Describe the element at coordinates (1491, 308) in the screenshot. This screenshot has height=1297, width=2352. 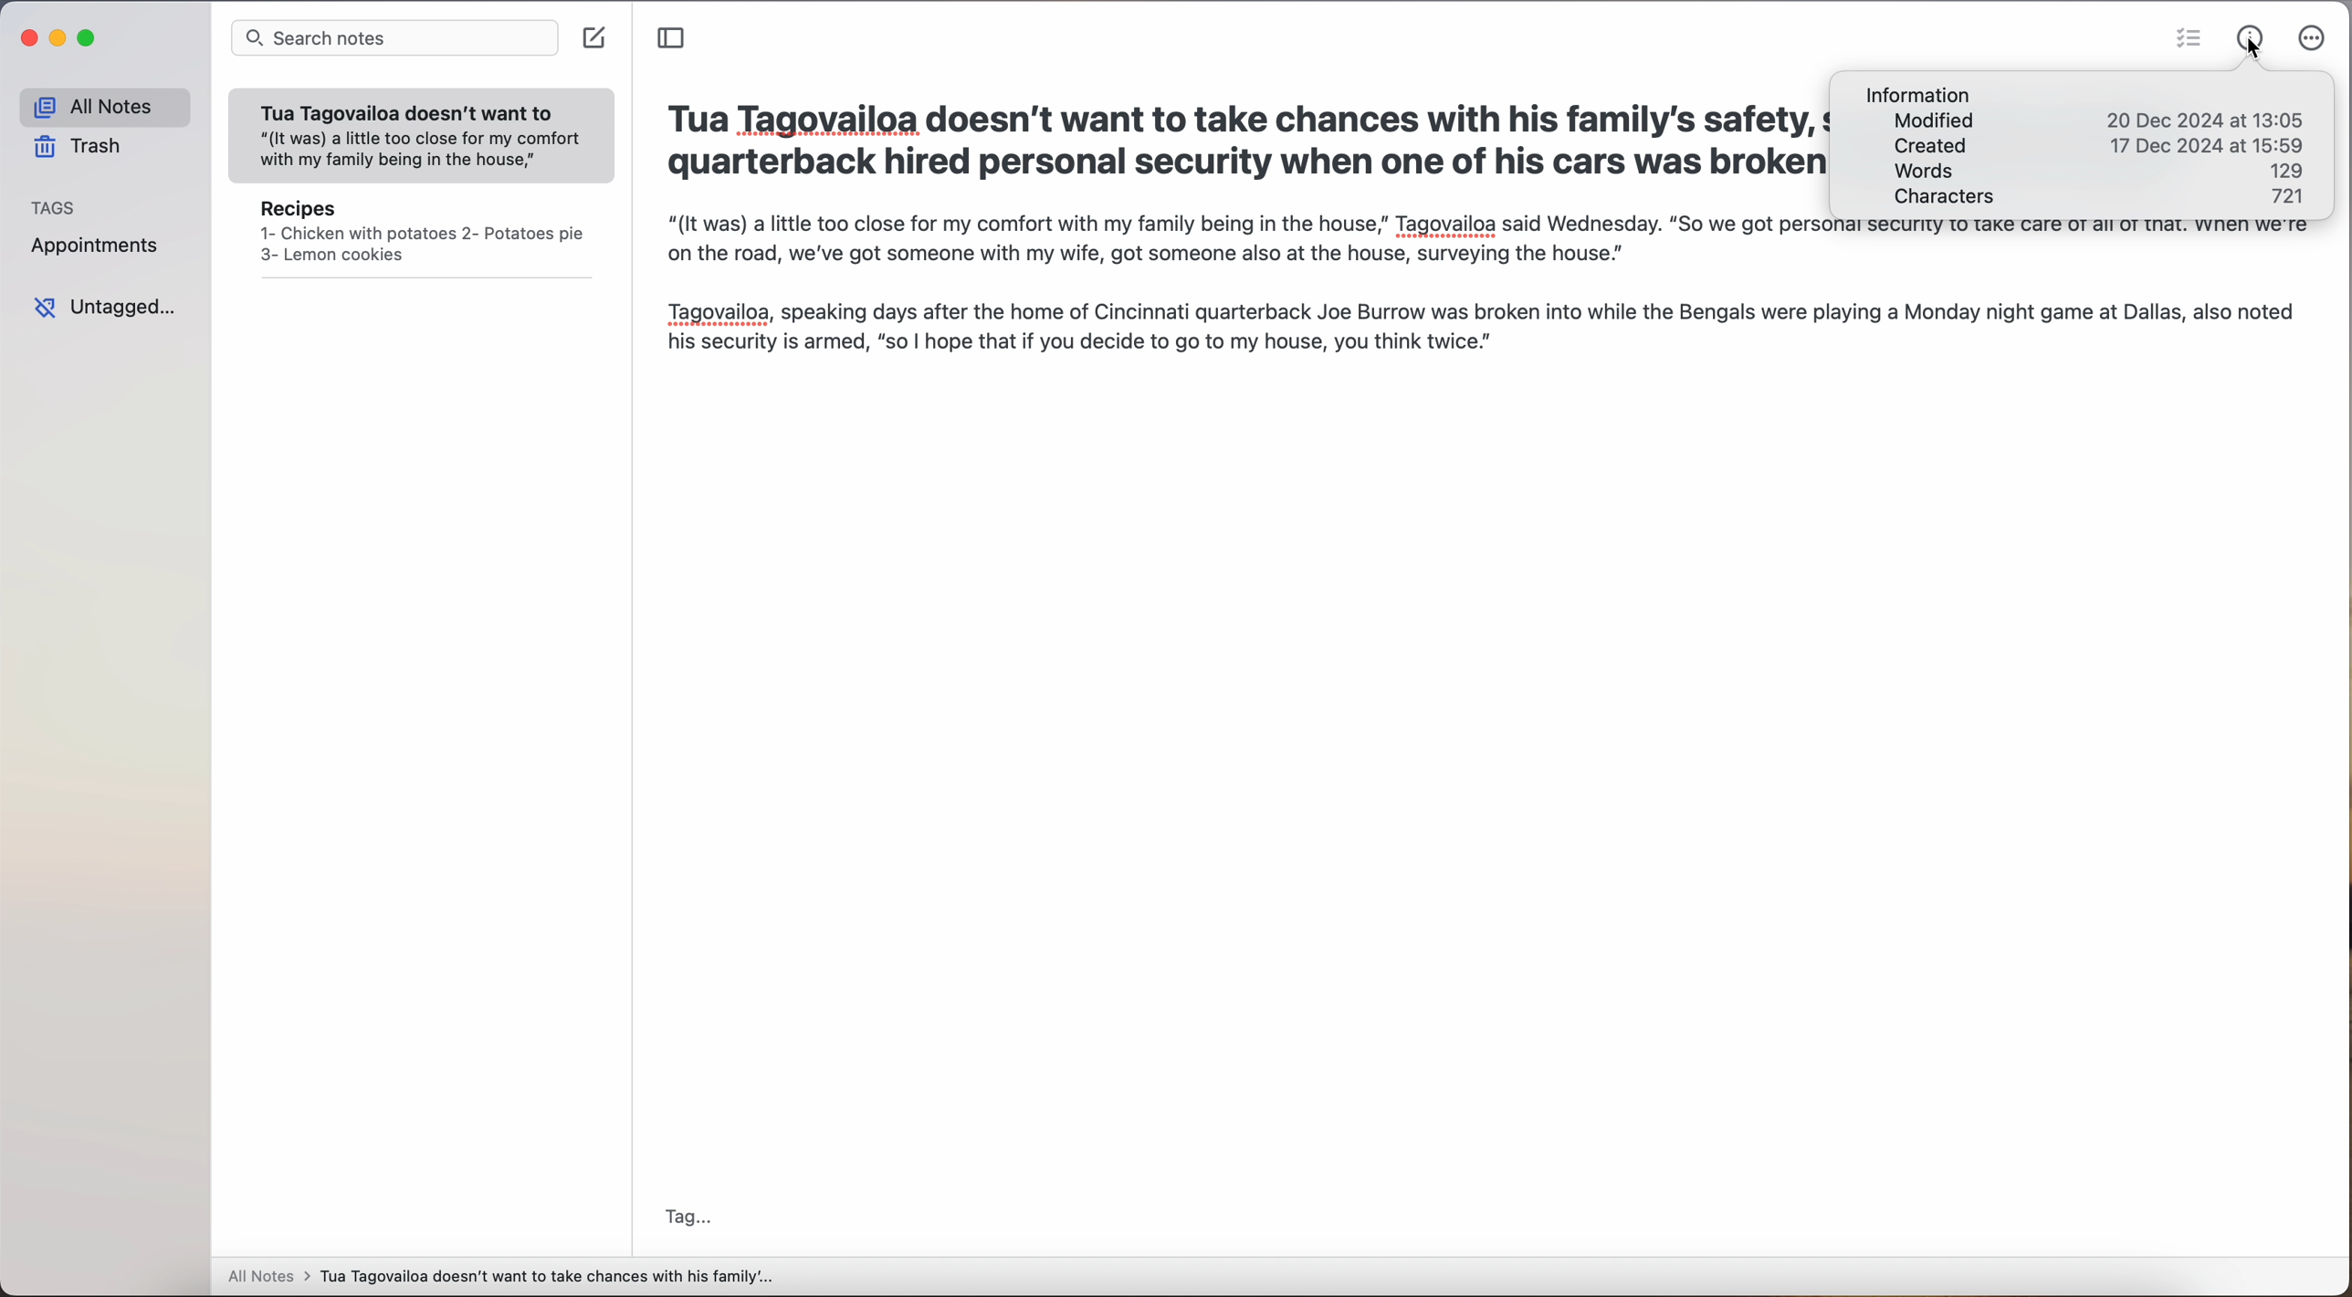
I see `“(It was) a little too close for my comfort with my family being in the house," Tagovailoa said Wednesday. “So we got personal security to take care of all of that. When we're
on the road, we've got someone with my wife, got someone also at the house, surveying the house."

Tagovailoa, speaking days after the home of Cincinnati quarterback Joe Burrow was broken into while the Bengals were playing a Monday night game at Dallas, also noted
his security is armed, “so | hope that if you decide to go to my house, you think twice."` at that location.